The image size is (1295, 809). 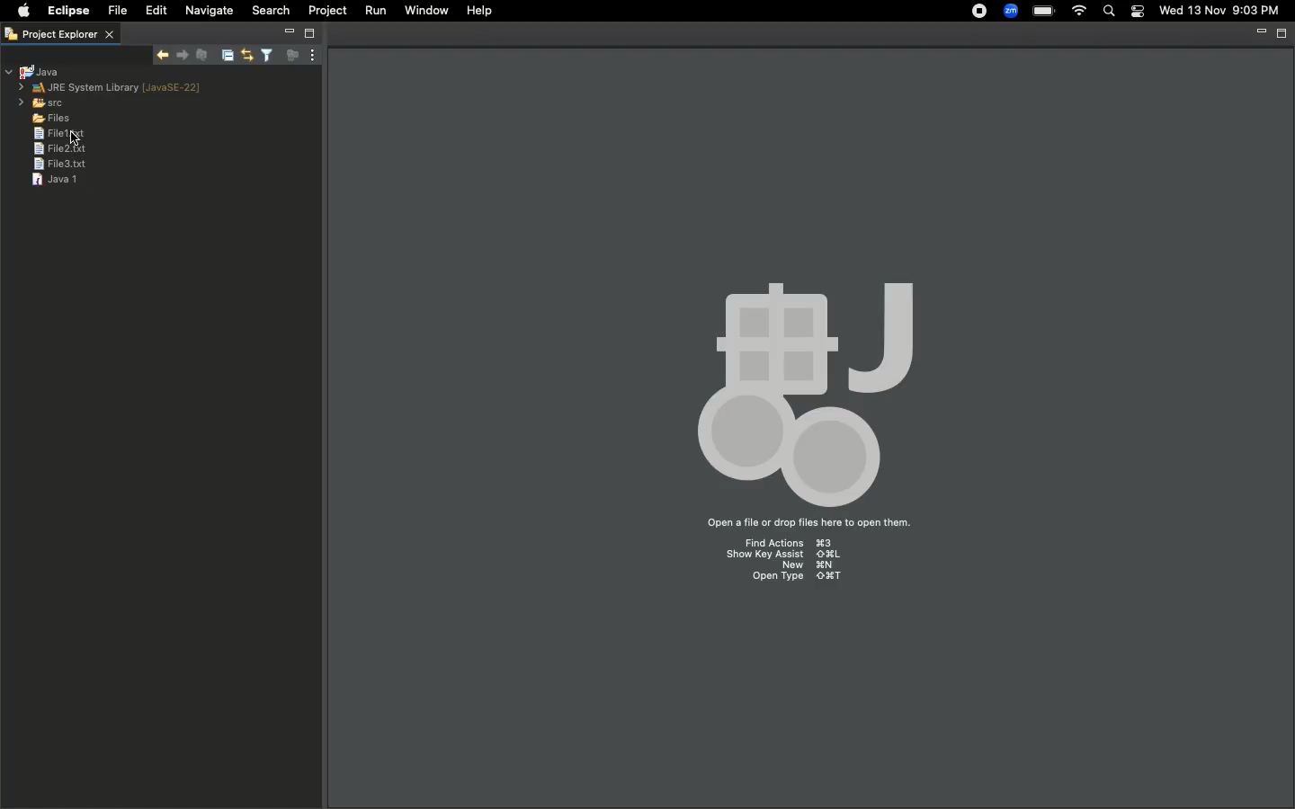 What do you see at coordinates (56, 164) in the screenshot?
I see `File 3.text` at bounding box center [56, 164].